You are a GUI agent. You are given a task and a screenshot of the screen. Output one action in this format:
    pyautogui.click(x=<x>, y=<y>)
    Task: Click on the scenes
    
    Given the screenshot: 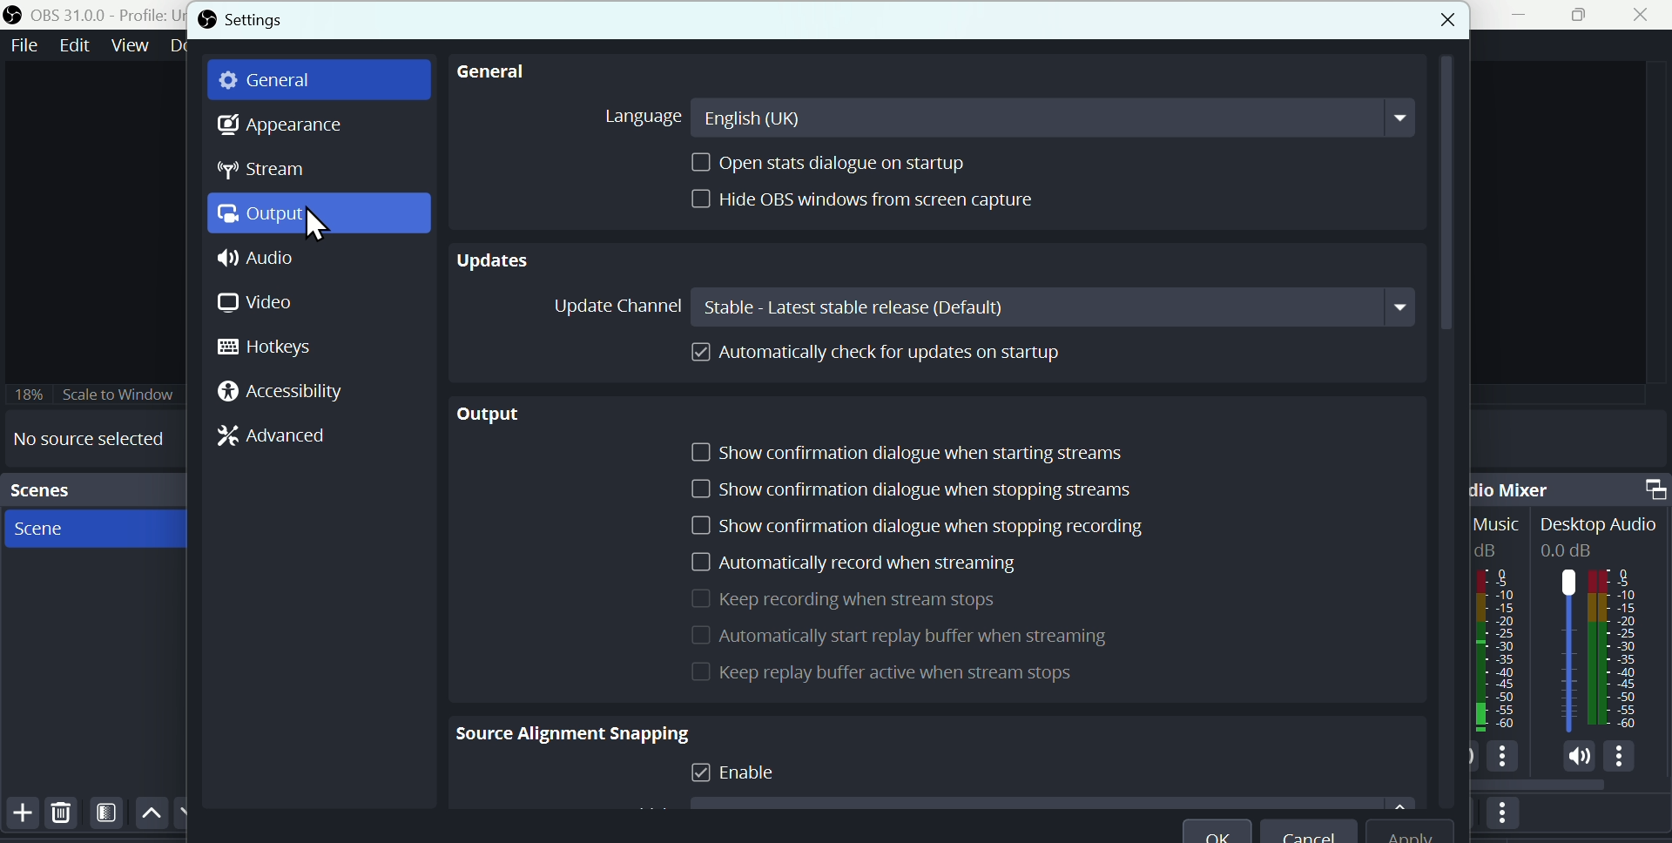 What is the action you would take?
    pyautogui.click(x=92, y=492)
    